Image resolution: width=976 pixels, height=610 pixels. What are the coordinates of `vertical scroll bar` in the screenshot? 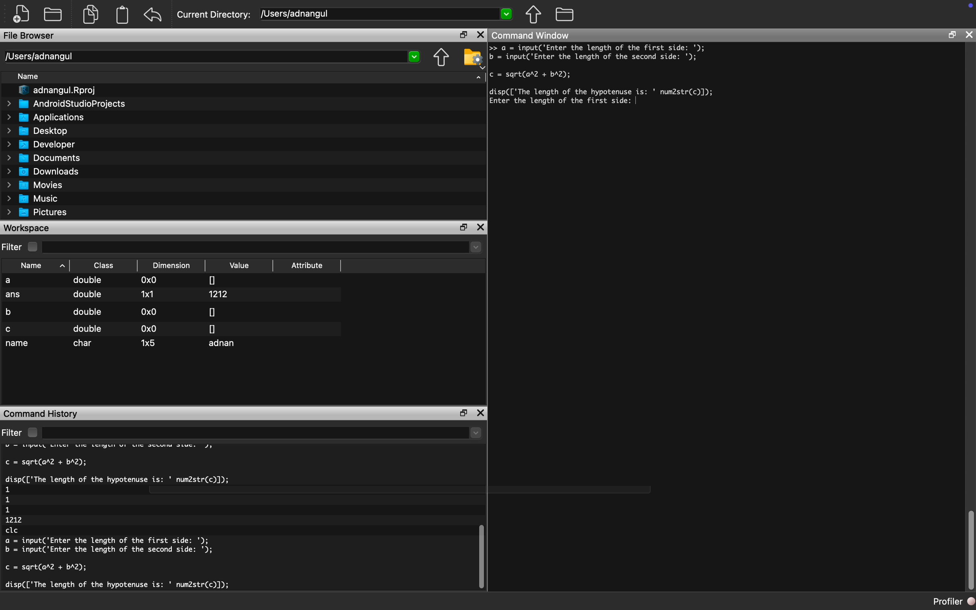 It's located at (479, 549).